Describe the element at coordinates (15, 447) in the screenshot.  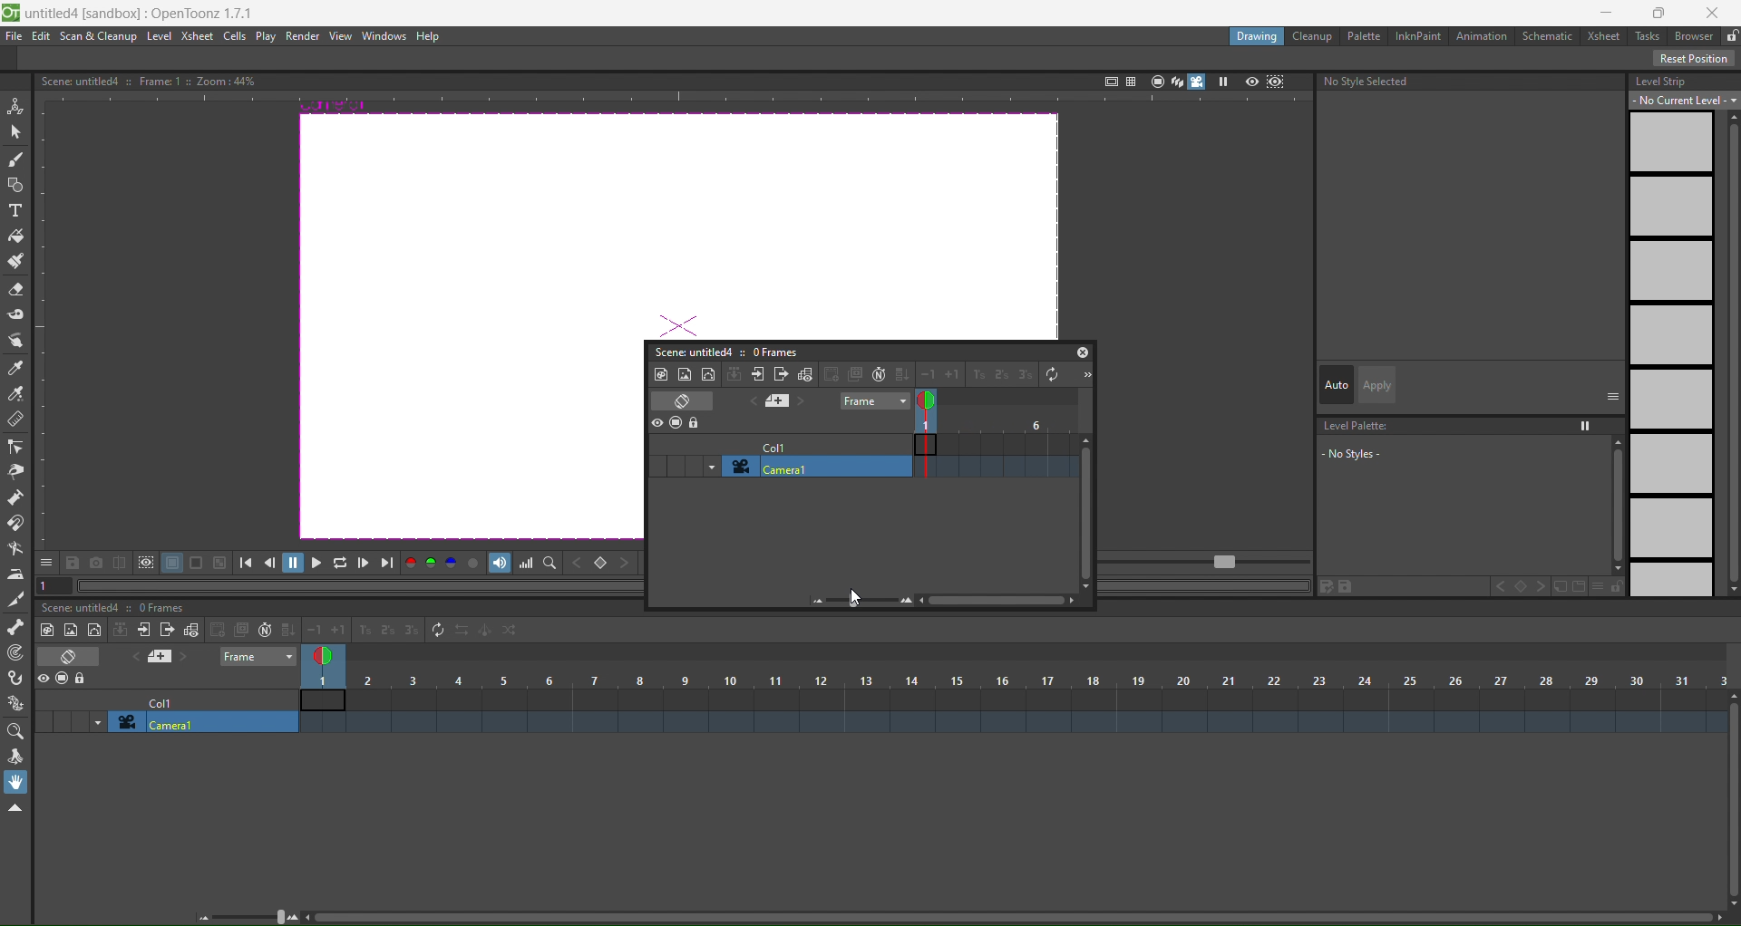
I see `control point editor` at that location.